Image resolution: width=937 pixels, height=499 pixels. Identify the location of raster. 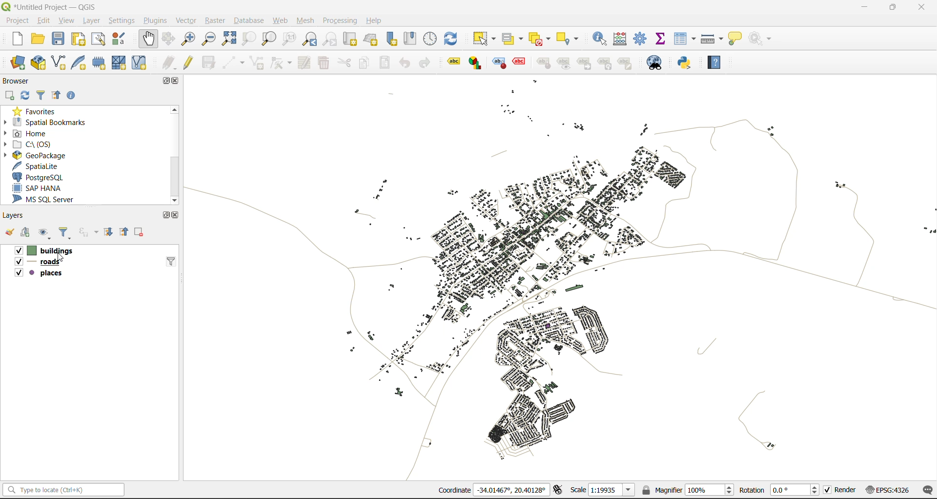
(218, 21).